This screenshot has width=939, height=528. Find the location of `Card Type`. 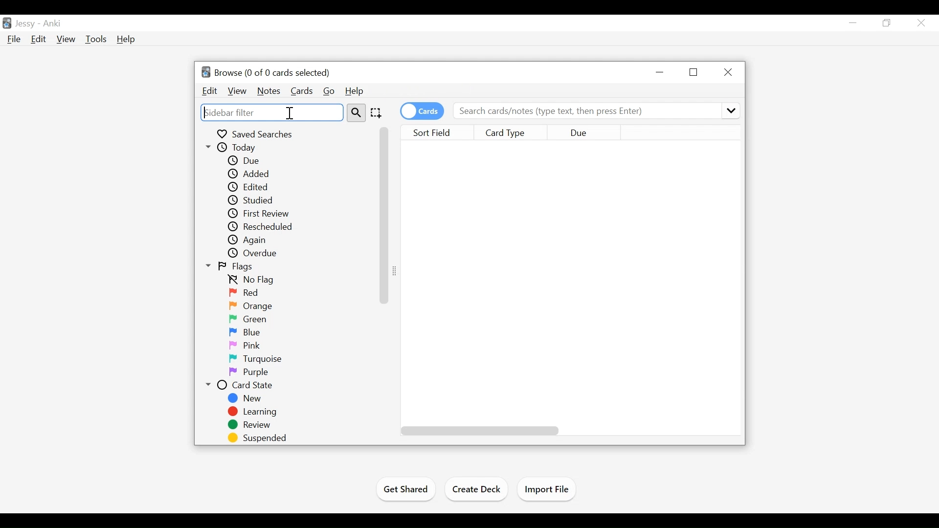

Card Type is located at coordinates (513, 132).